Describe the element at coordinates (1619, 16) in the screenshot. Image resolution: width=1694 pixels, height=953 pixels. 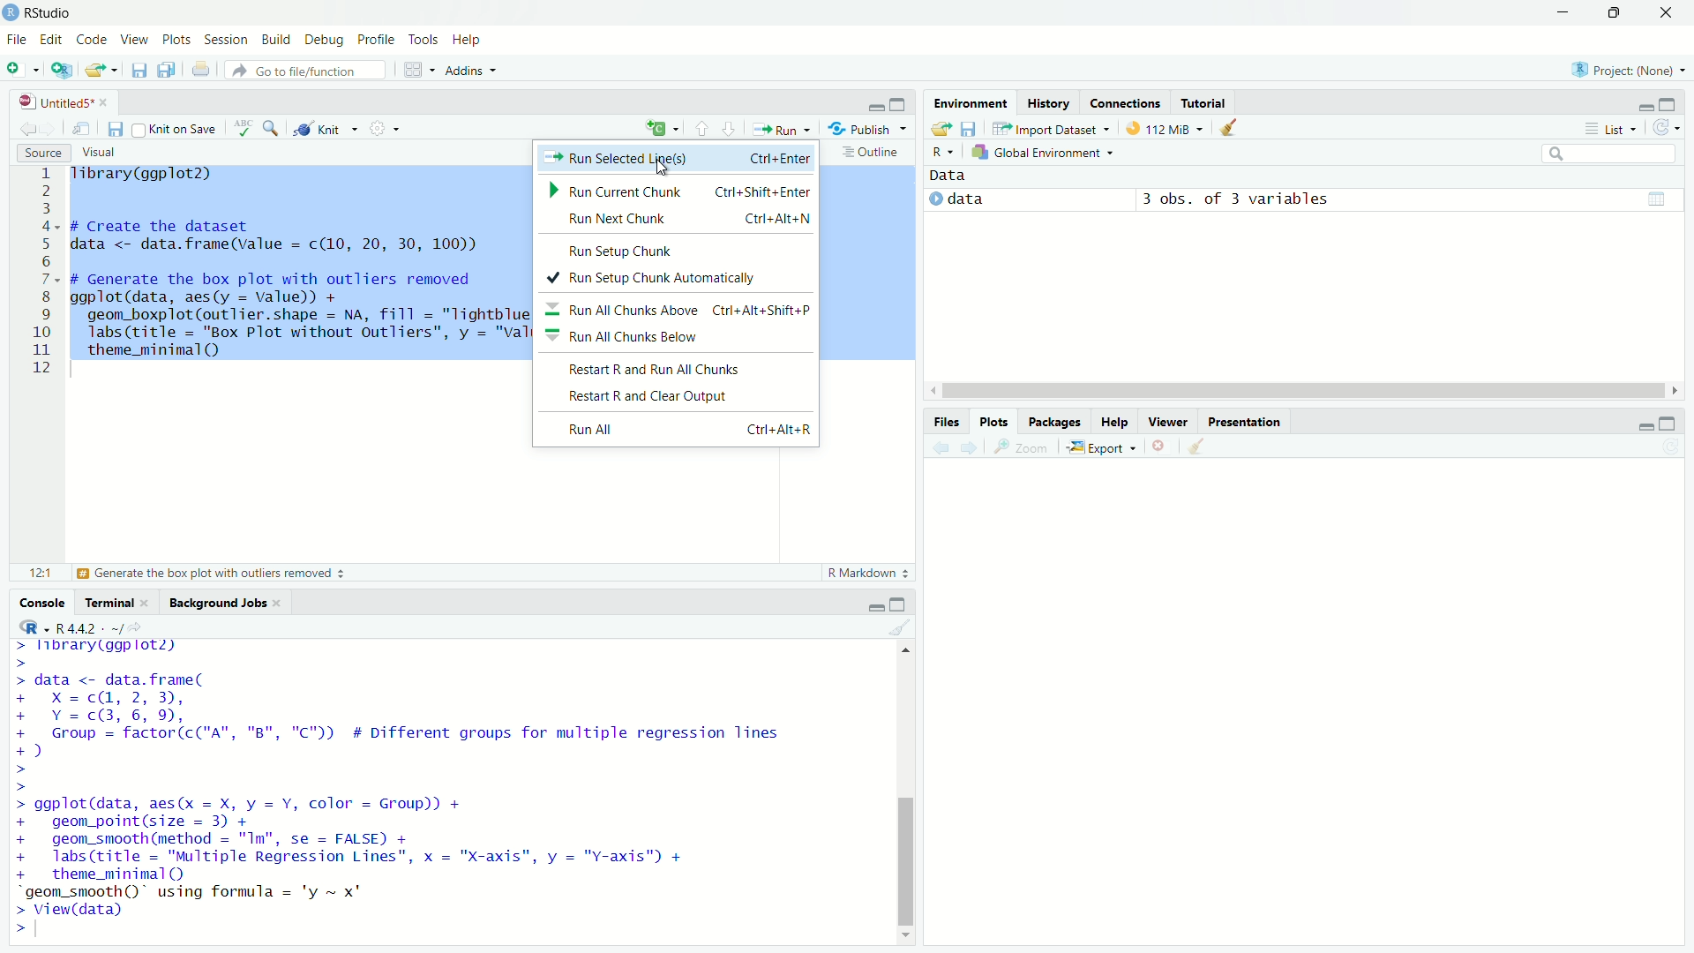
I see `maximise` at that location.